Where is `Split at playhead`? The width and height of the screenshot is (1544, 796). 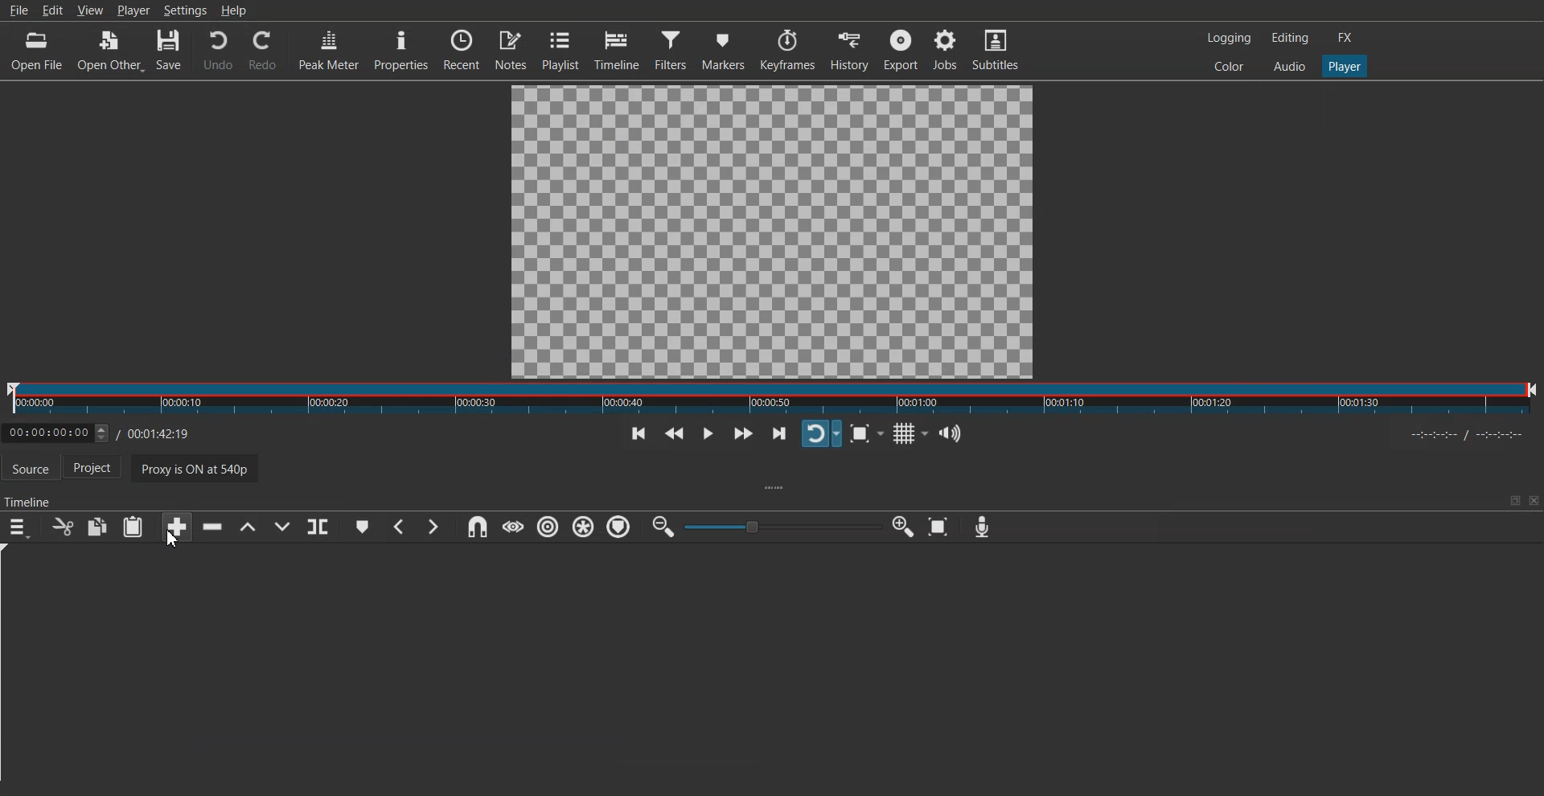 Split at playhead is located at coordinates (318, 527).